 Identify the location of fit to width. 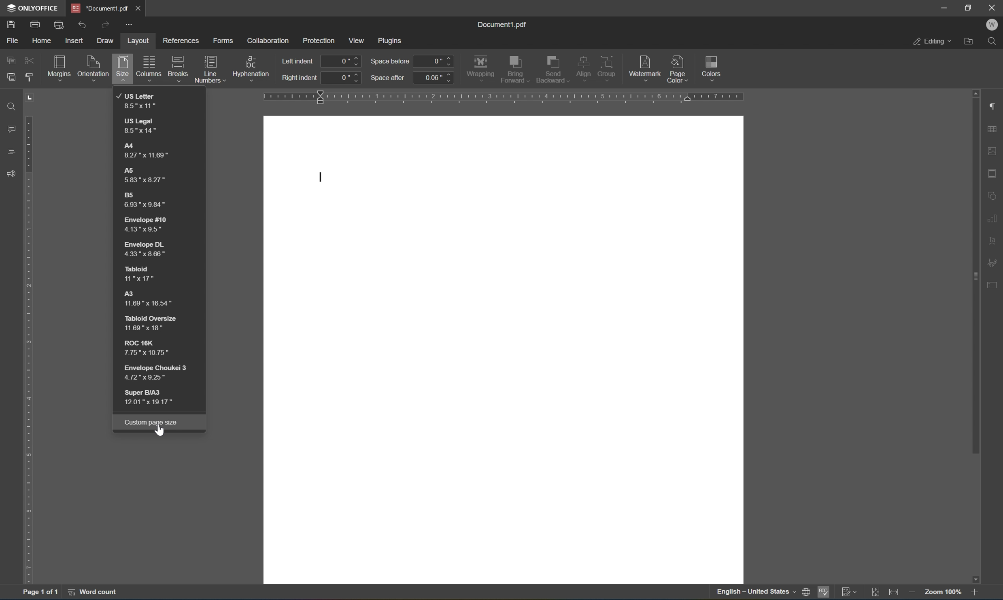
(897, 593).